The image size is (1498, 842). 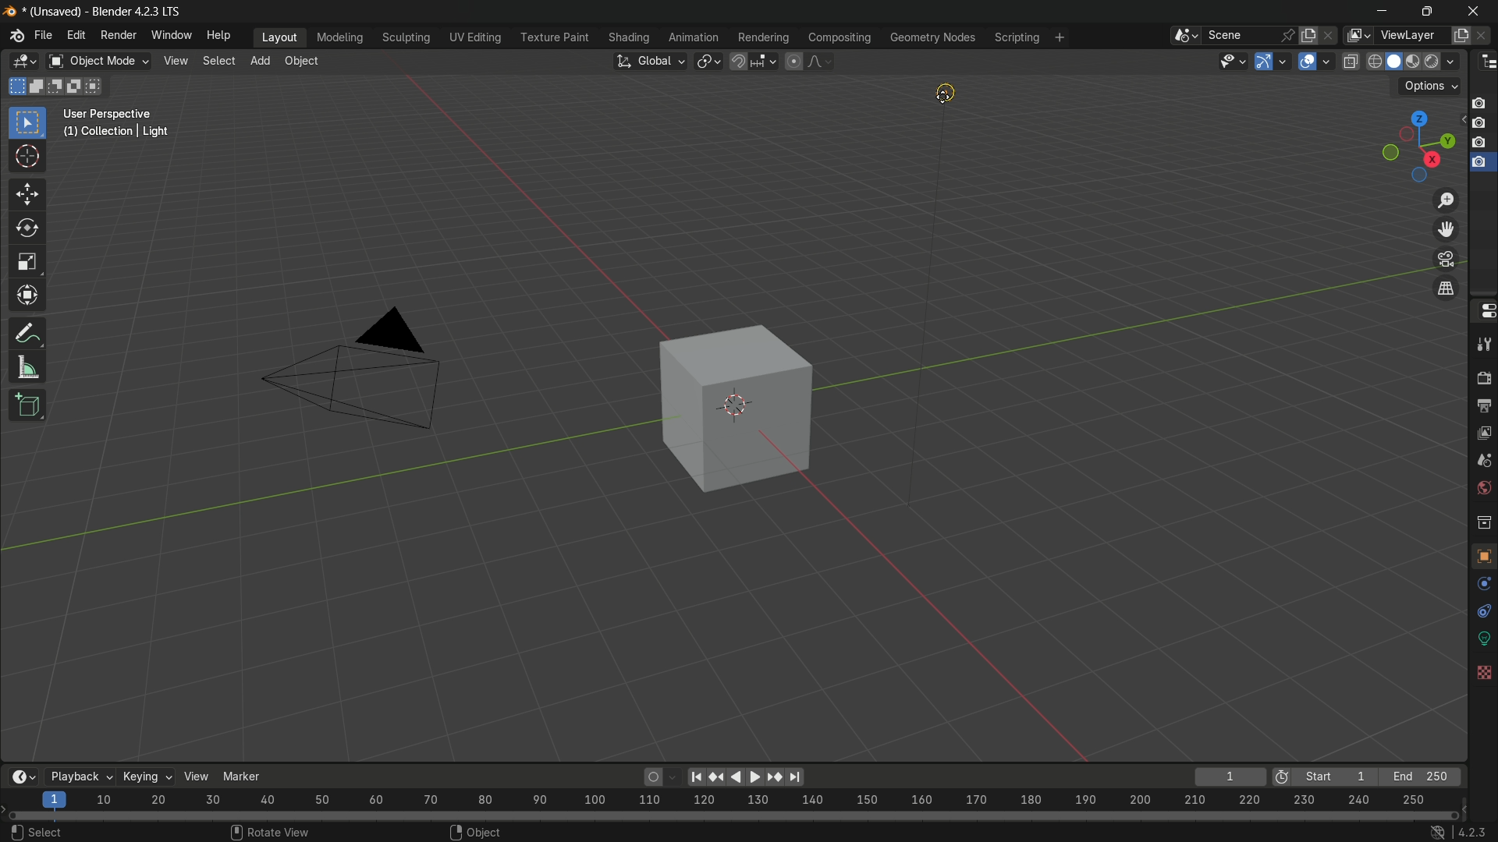 I want to click on play animation, so click(x=770, y=777).